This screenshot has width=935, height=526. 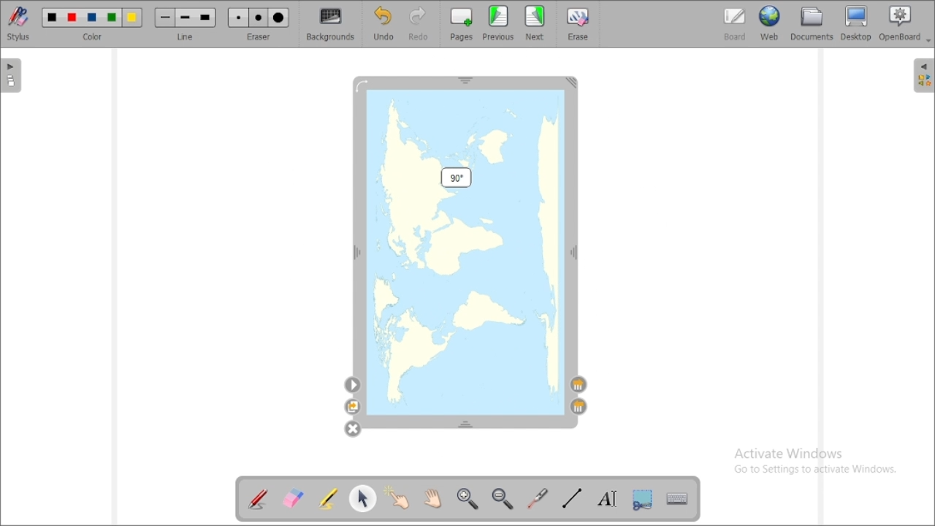 I want to click on web, so click(x=770, y=23).